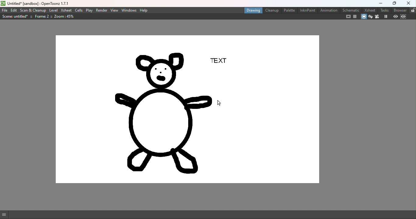  I want to click on Play, so click(90, 10).